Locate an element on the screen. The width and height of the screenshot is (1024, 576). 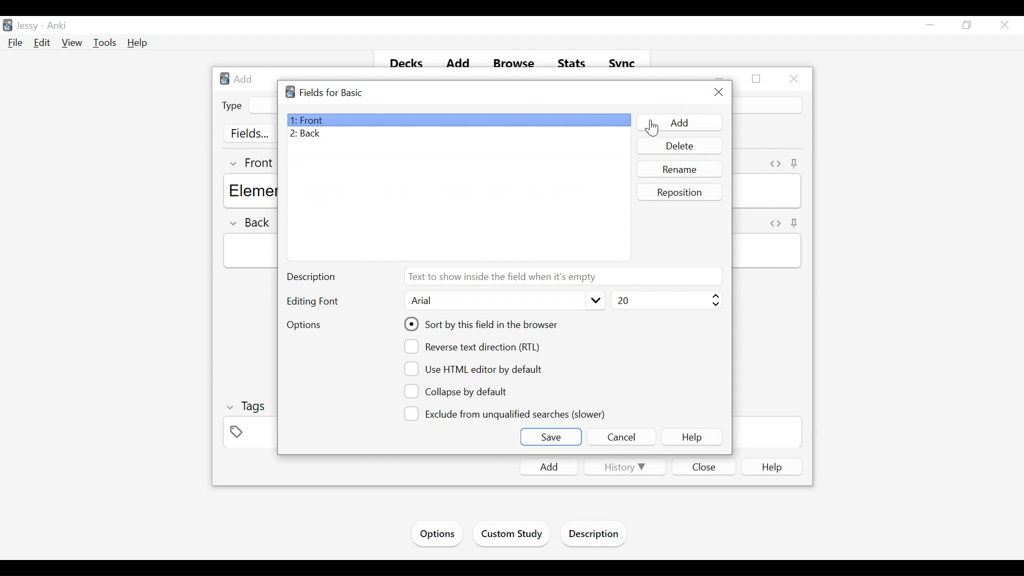
(un)select Use HTML editor by default is located at coordinates (474, 369).